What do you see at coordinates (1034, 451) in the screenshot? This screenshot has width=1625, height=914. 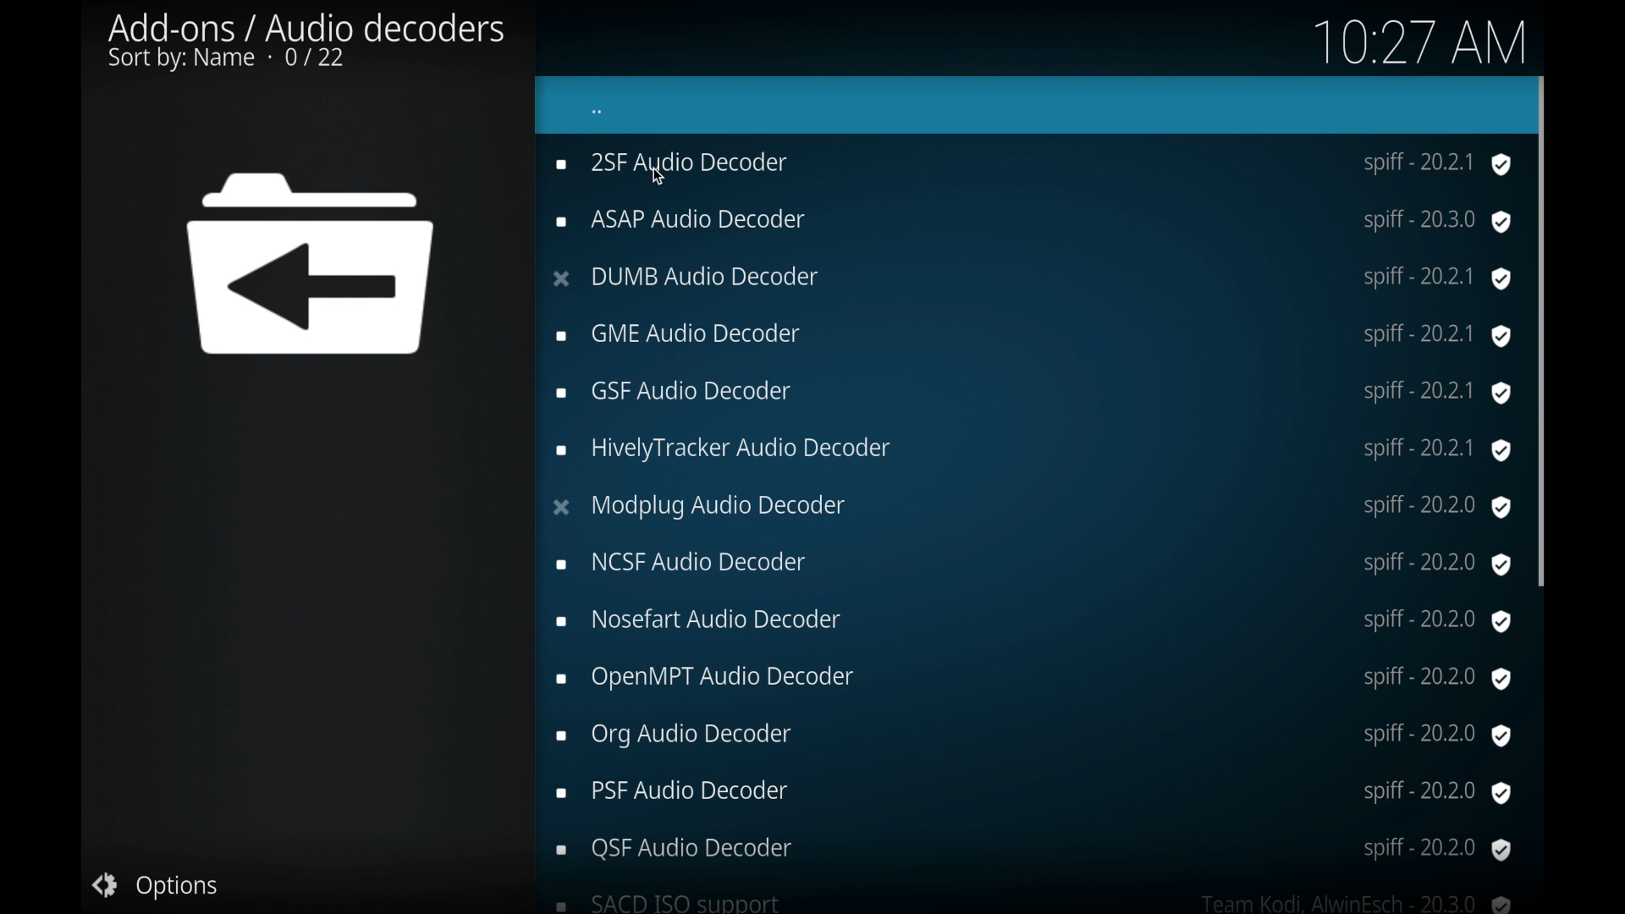 I see `hivelytracker audio decoder` at bounding box center [1034, 451].